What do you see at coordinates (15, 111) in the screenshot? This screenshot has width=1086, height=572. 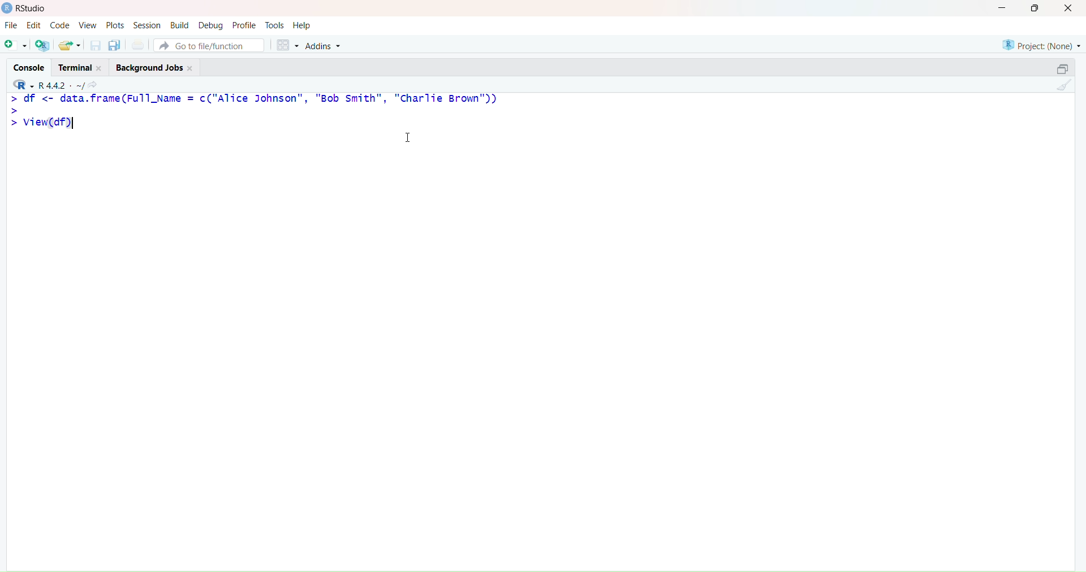 I see `Prompt cursor` at bounding box center [15, 111].